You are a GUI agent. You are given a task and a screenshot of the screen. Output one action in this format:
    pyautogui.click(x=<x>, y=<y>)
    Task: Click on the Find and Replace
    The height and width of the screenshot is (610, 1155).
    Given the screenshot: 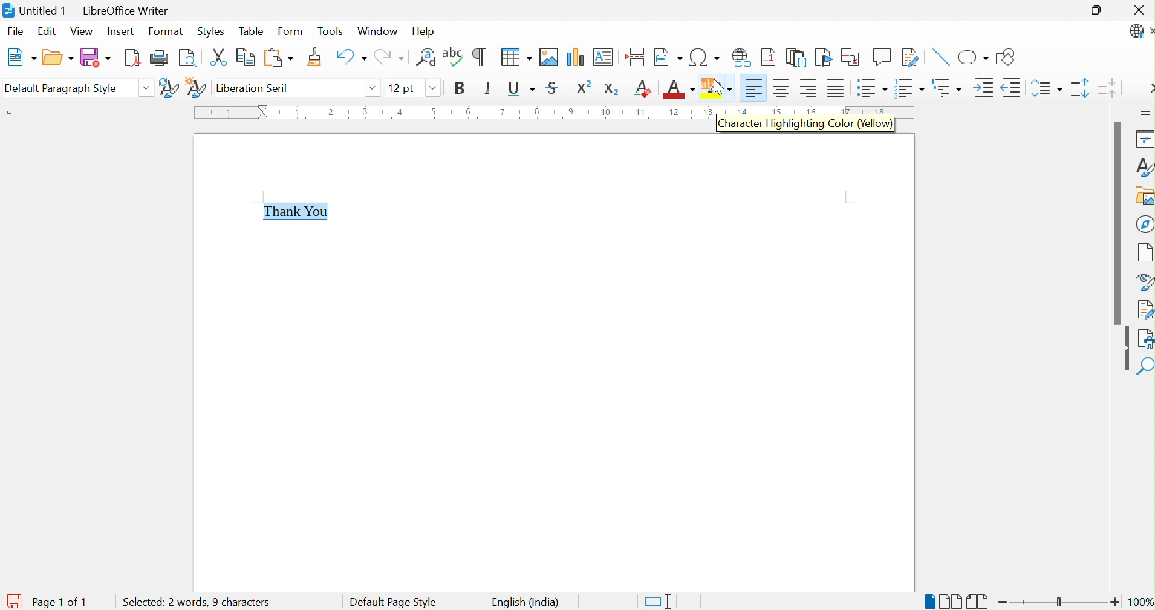 What is the action you would take?
    pyautogui.click(x=425, y=57)
    